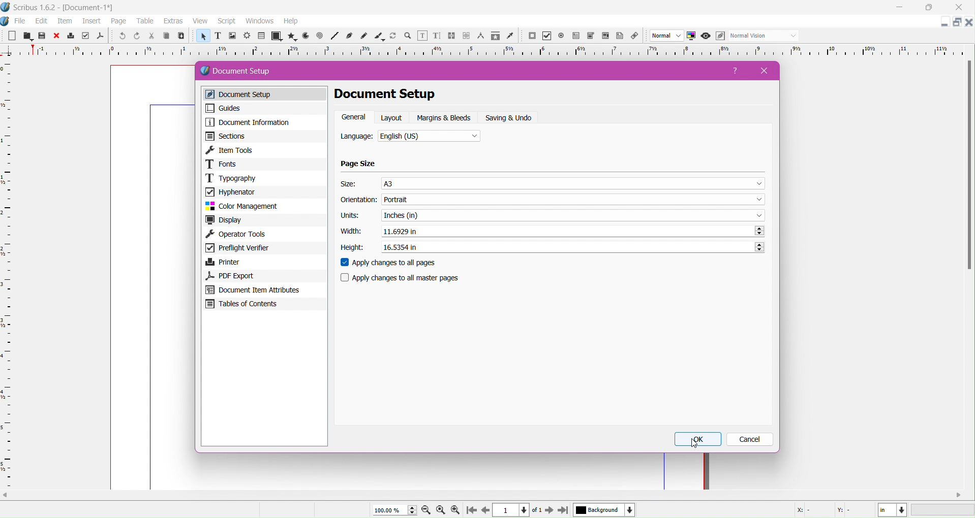  I want to click on Close, so click(761, 71).